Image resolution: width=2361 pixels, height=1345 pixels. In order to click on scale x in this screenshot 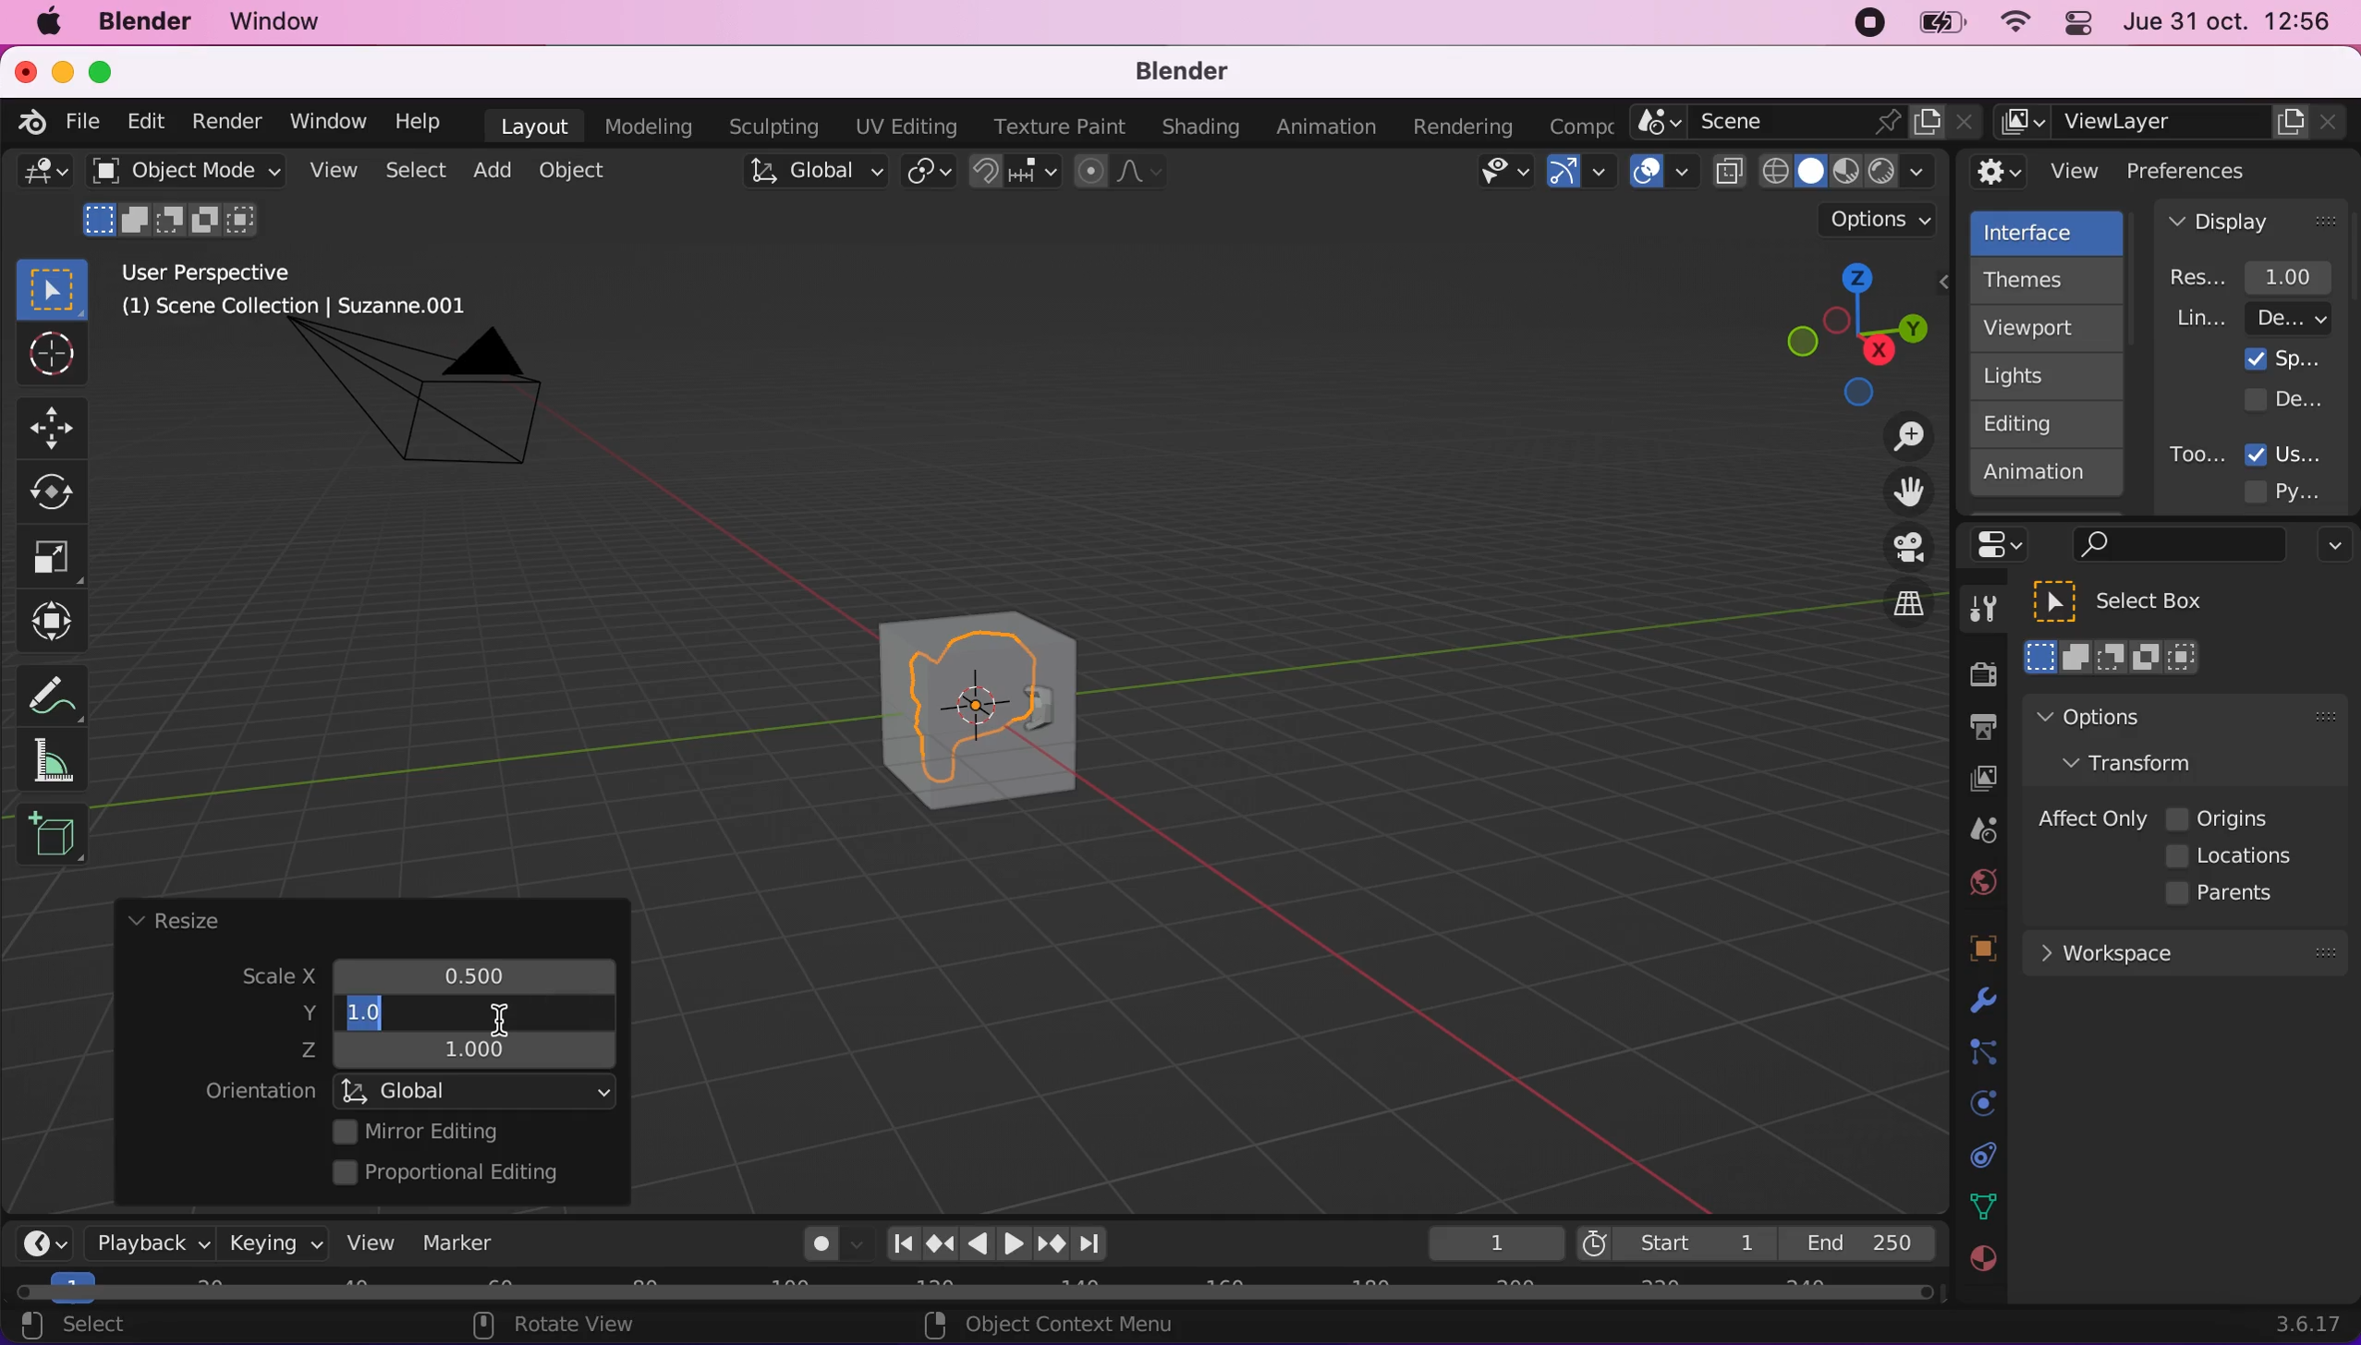, I will do `click(469, 970)`.